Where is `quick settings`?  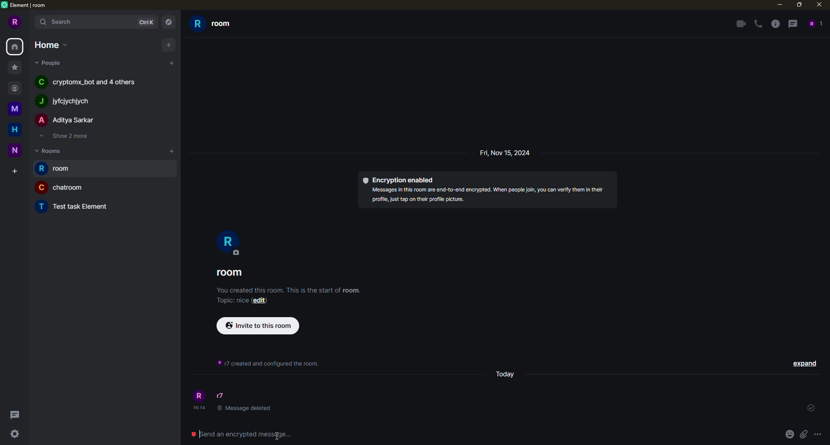
quick settings is located at coordinates (15, 433).